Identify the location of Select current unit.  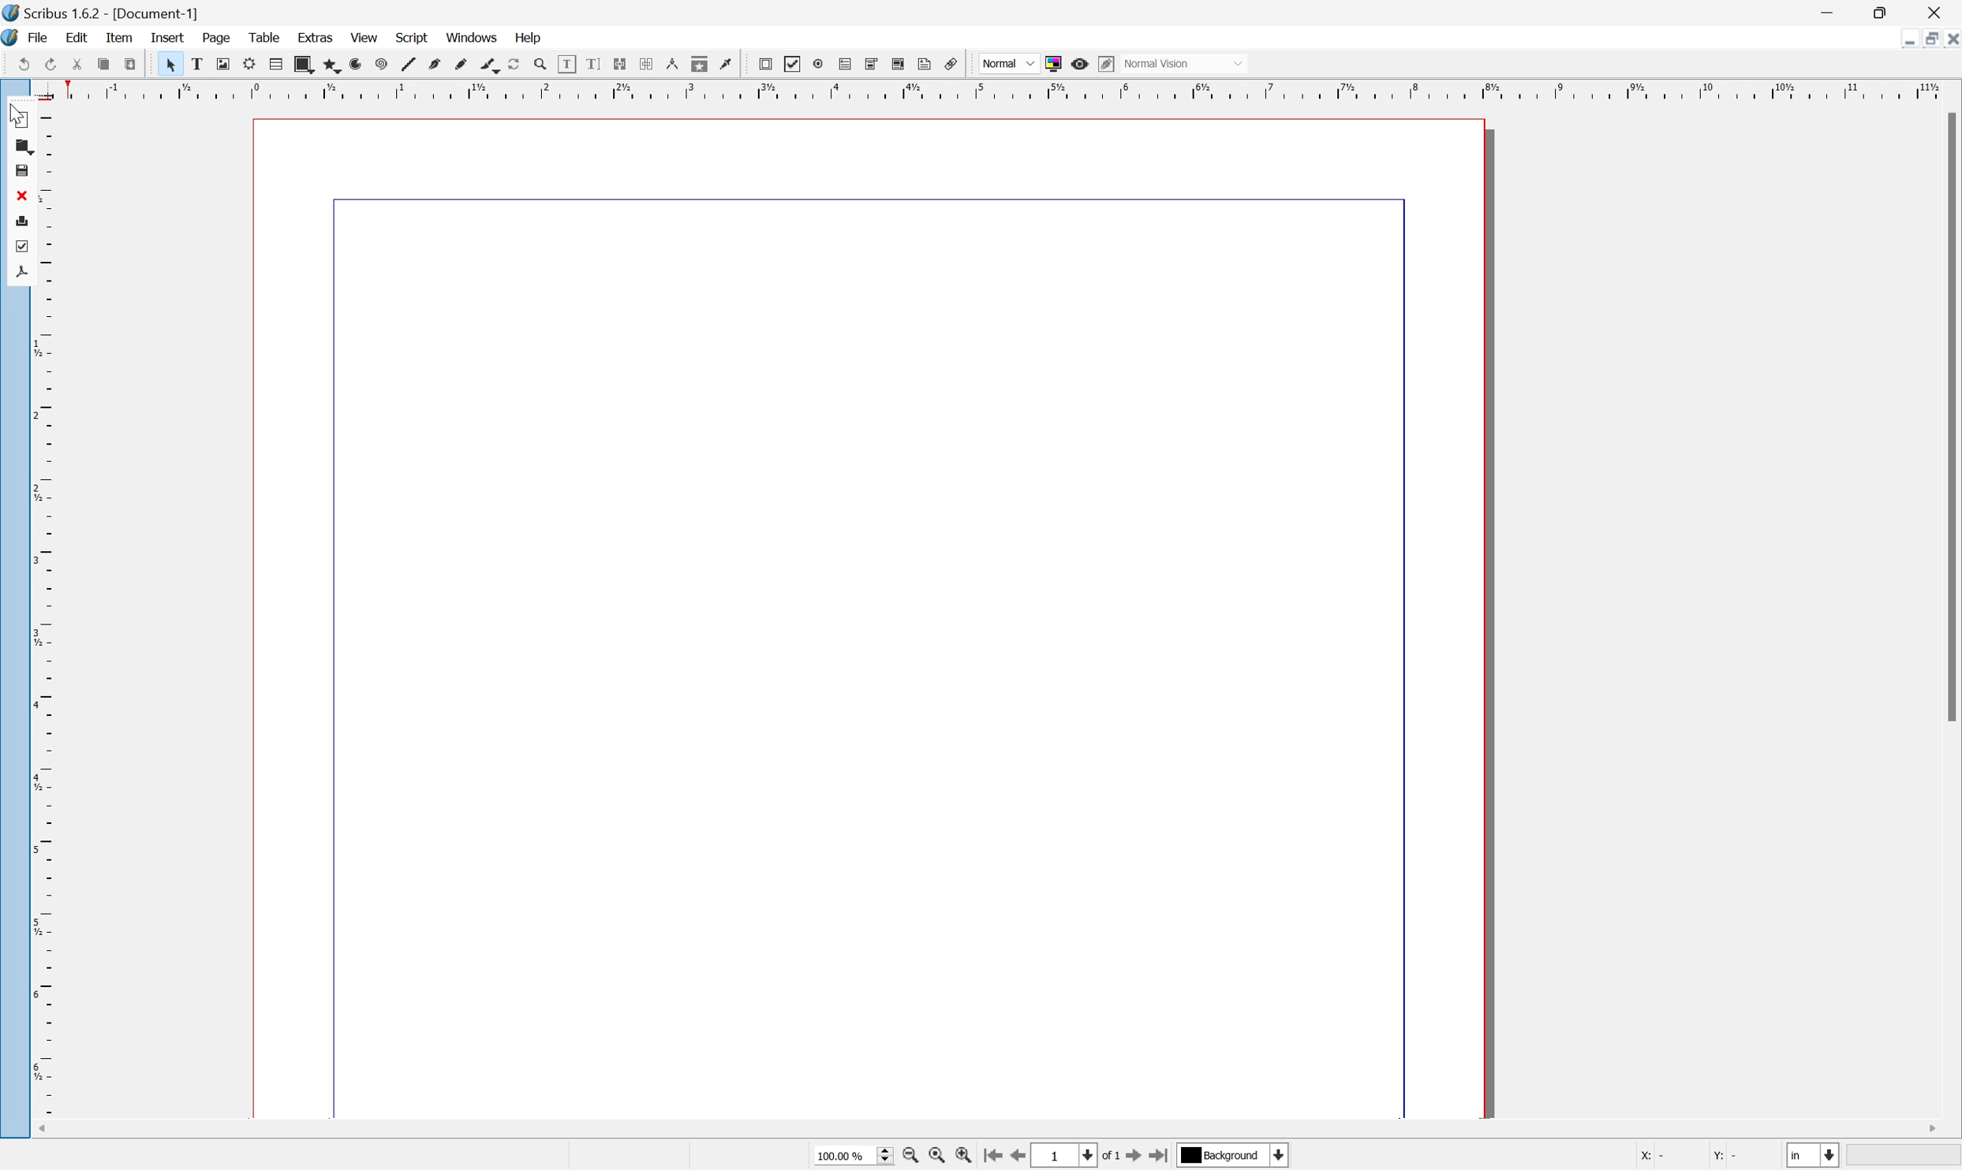
(1811, 1155).